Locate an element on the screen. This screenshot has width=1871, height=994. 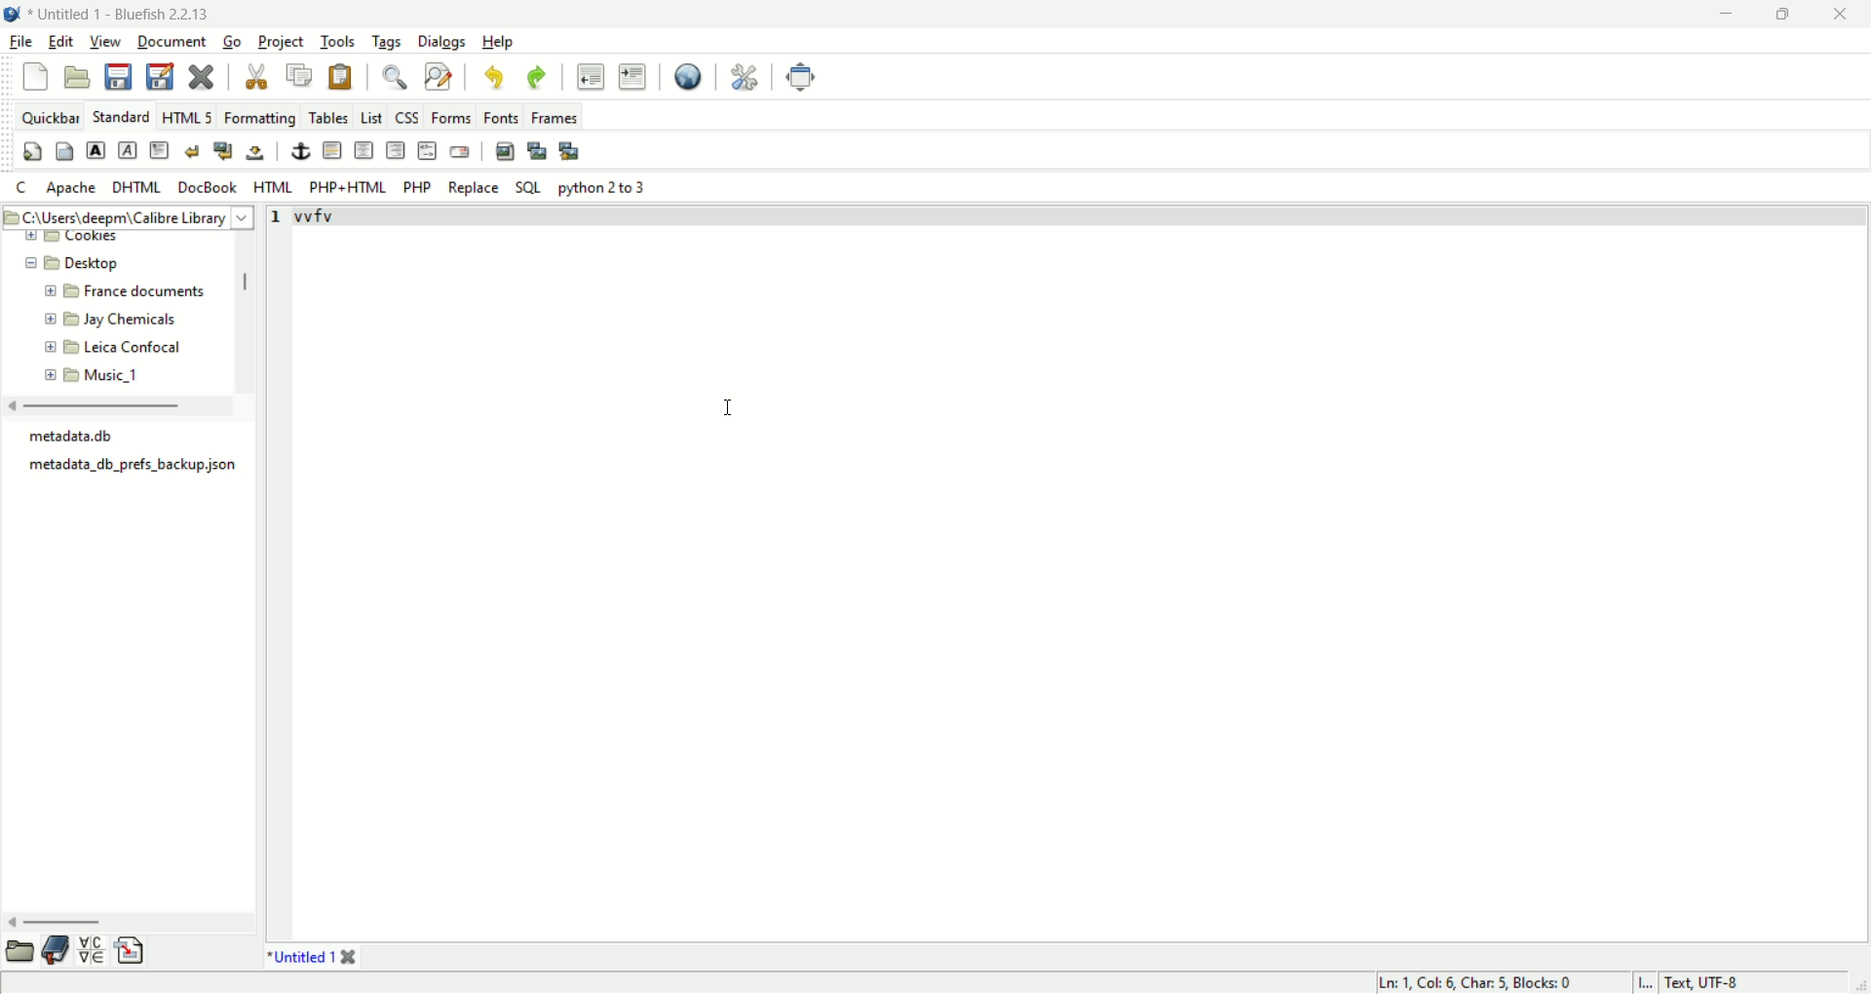
‘metadata_db_prefs_backup json is located at coordinates (130, 467).